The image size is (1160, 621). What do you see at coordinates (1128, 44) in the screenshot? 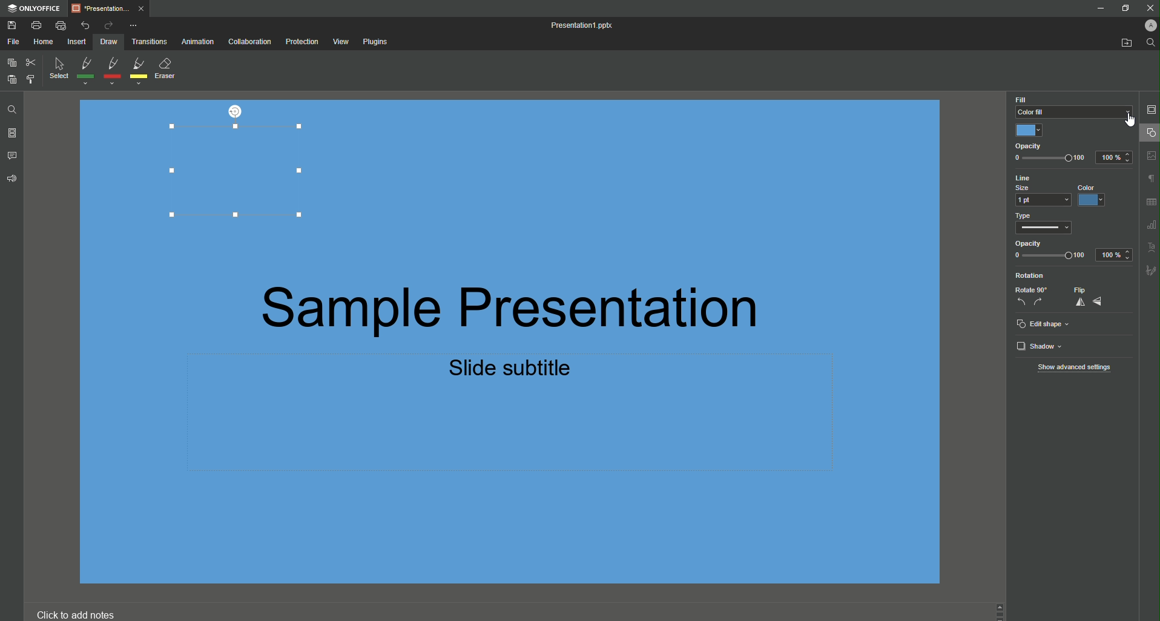
I see `Open From Fil` at bounding box center [1128, 44].